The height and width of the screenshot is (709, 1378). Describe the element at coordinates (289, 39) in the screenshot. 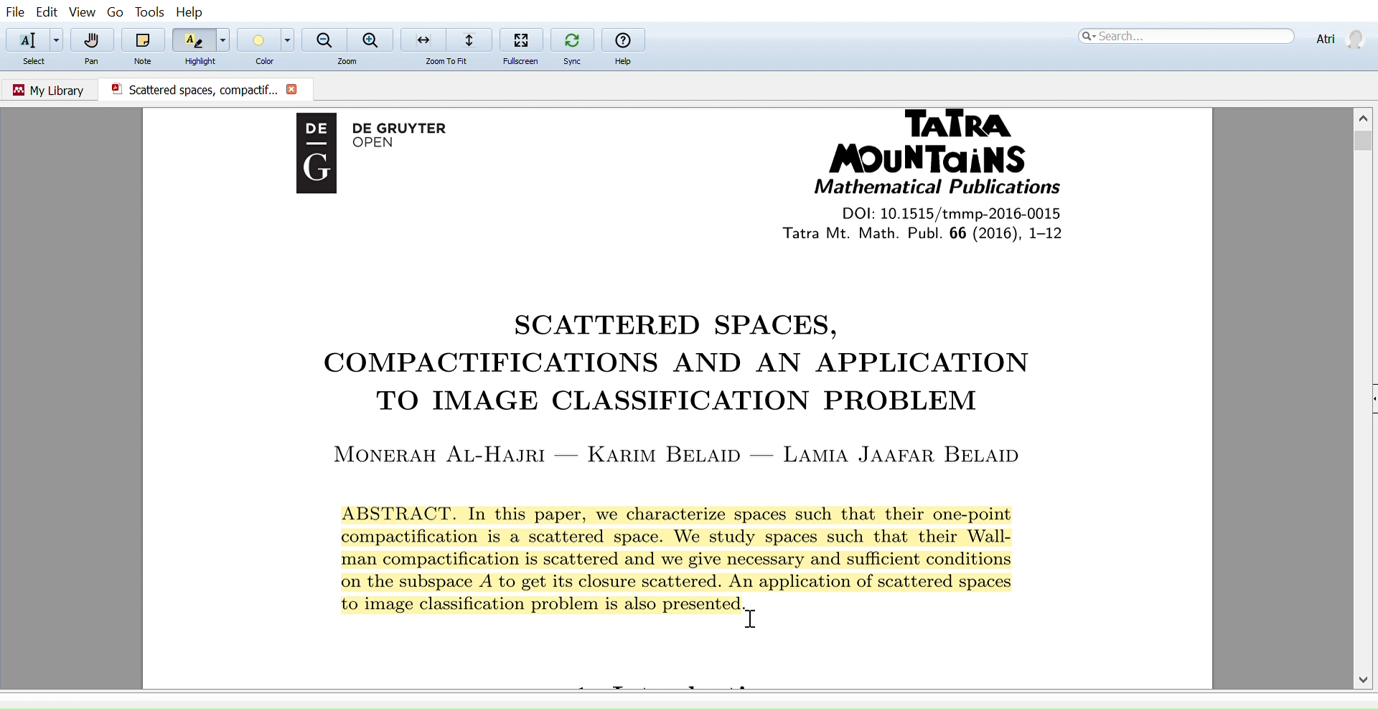

I see `Color options` at that location.